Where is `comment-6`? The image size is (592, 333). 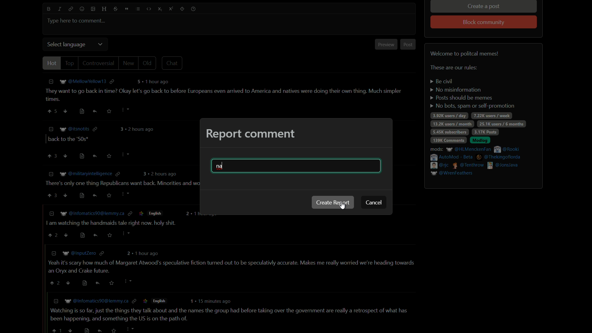
comment-6 is located at coordinates (227, 316).